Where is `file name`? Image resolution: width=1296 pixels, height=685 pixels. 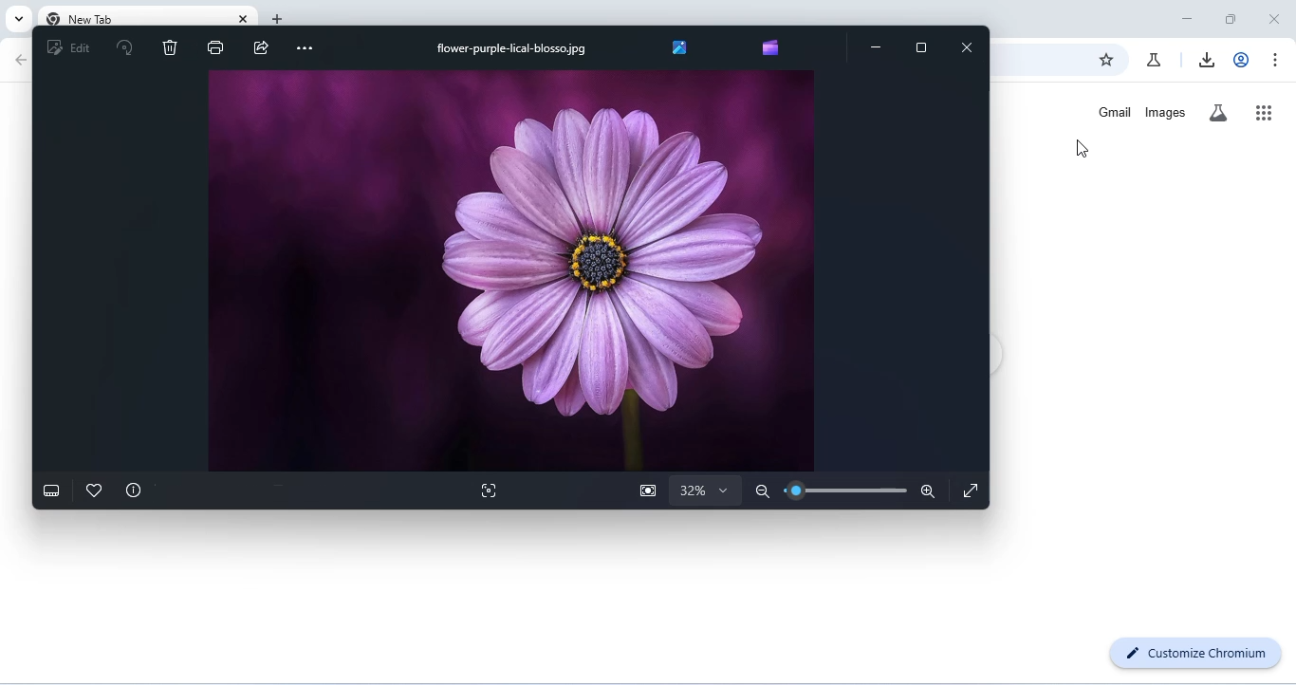
file name is located at coordinates (513, 49).